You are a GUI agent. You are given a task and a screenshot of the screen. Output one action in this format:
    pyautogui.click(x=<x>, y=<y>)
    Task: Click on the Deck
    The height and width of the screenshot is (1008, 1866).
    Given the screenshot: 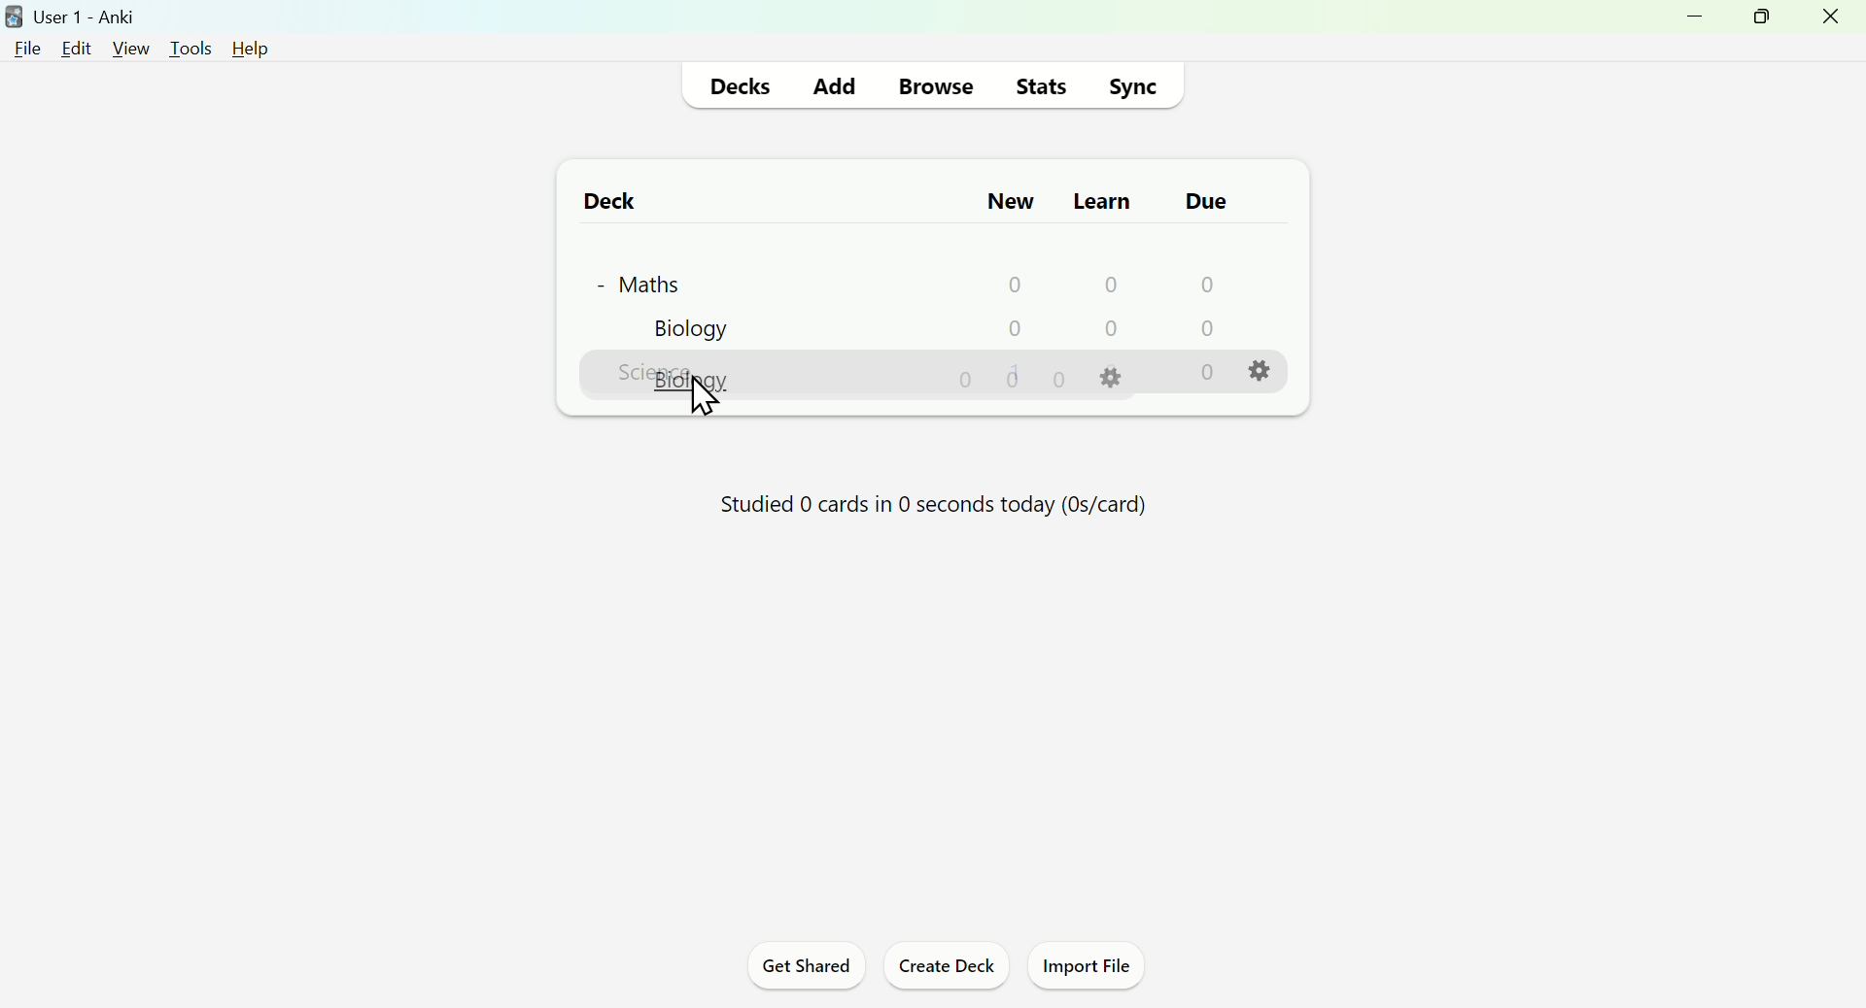 What is the action you would take?
    pyautogui.click(x=600, y=200)
    